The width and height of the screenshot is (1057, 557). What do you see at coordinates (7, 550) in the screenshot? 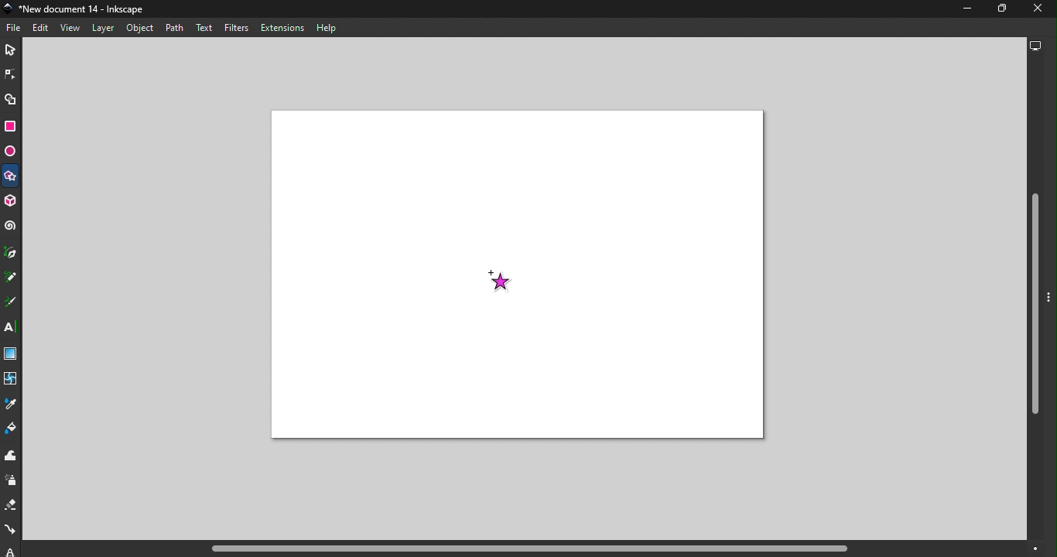
I see `lpe` at bounding box center [7, 550].